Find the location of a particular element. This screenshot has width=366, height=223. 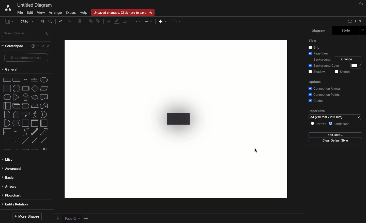

View is located at coordinates (312, 40).